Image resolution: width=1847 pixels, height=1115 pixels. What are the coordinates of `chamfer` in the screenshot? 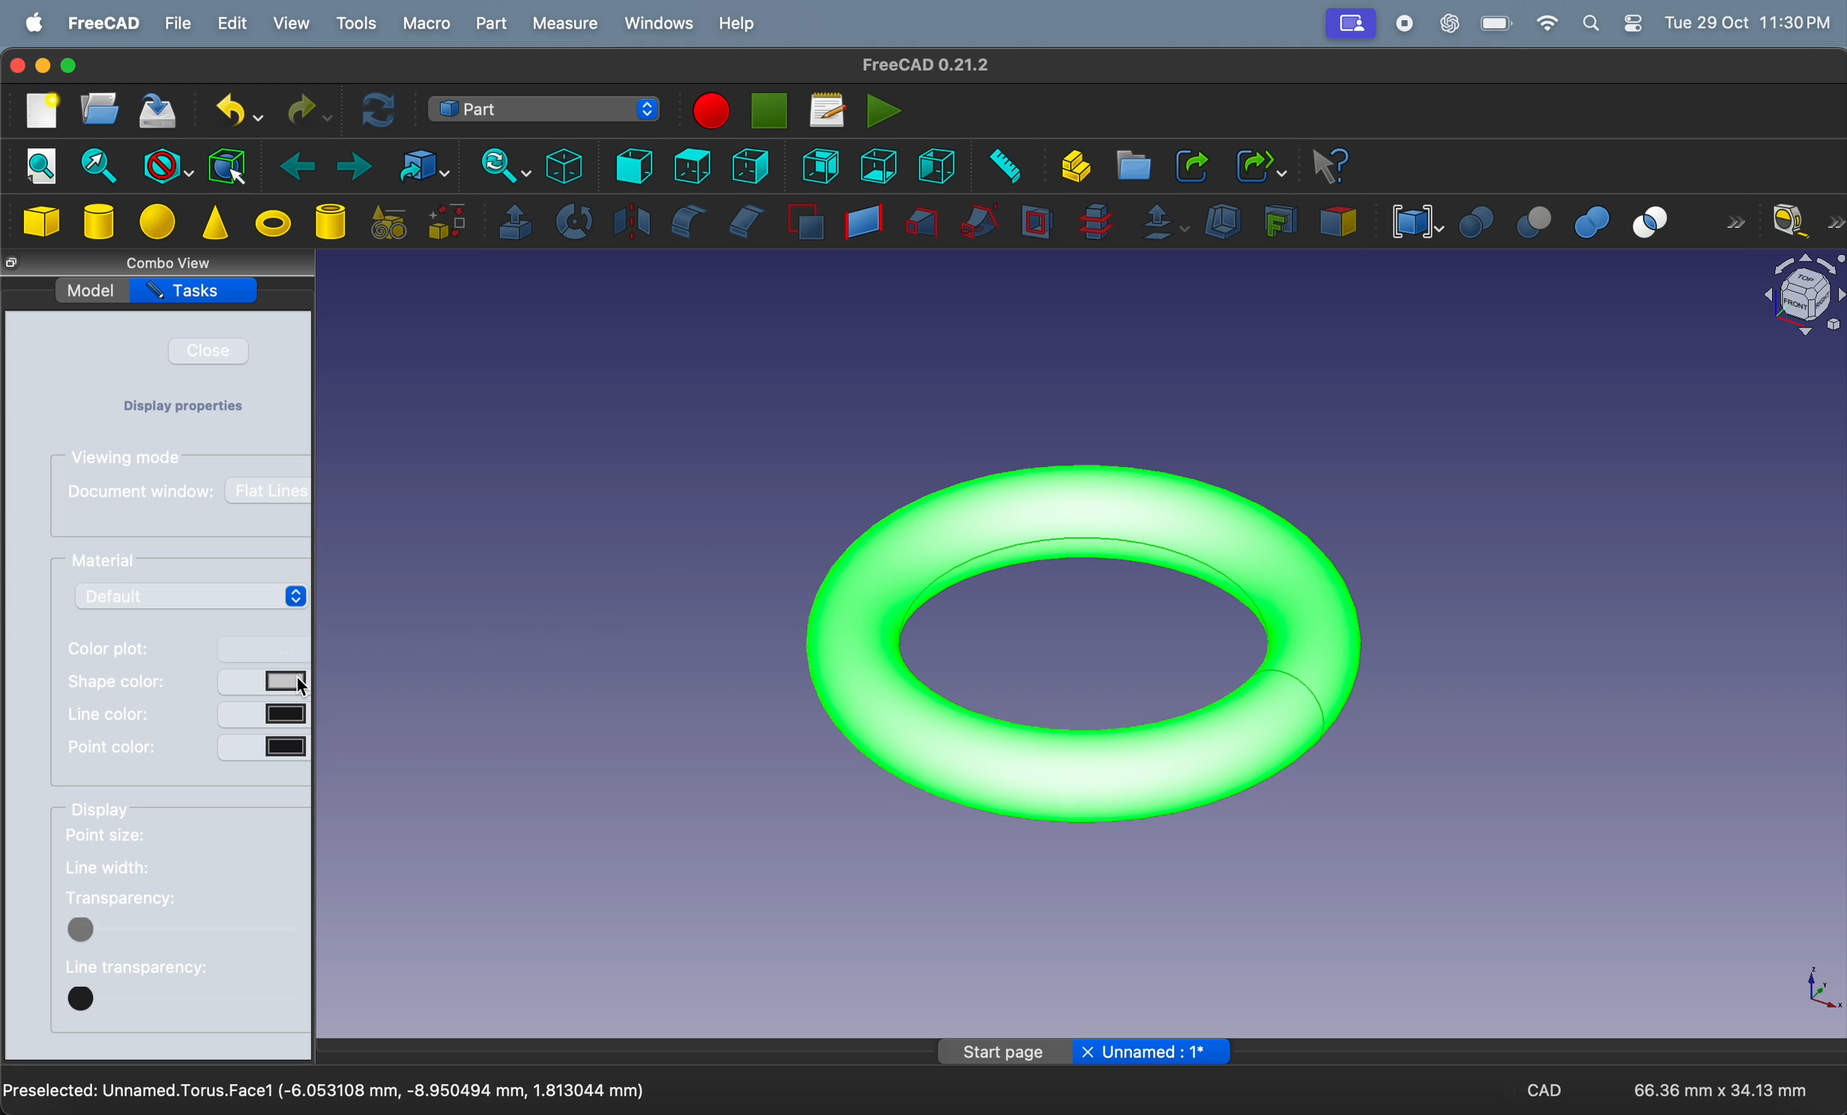 It's located at (747, 222).